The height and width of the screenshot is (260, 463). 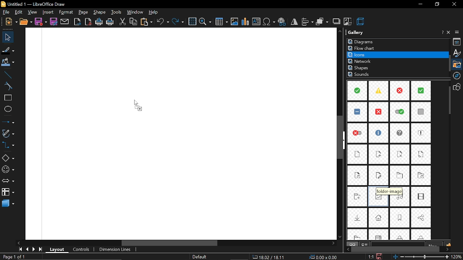 I want to click on insert text, so click(x=256, y=22).